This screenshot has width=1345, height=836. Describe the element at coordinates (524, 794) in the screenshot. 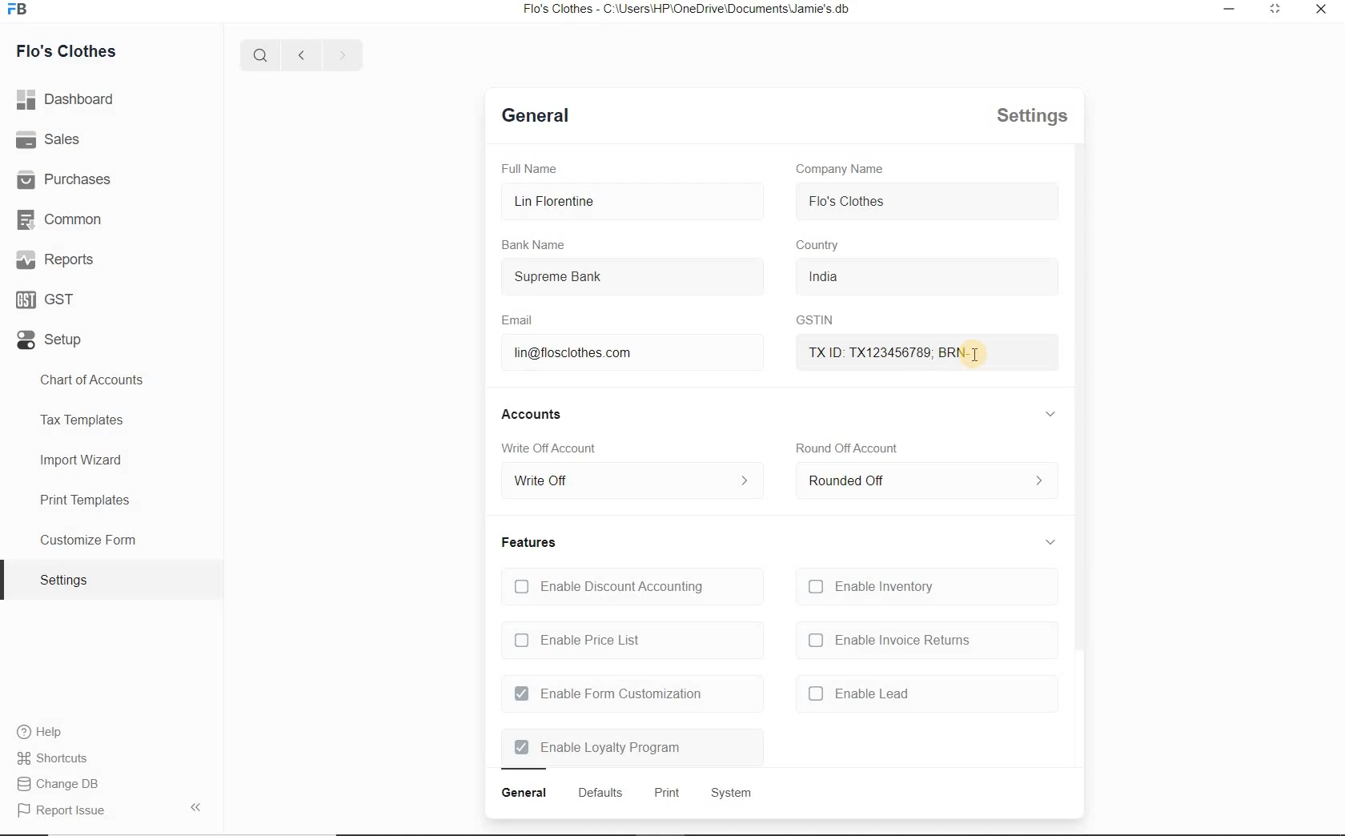

I see `general` at that location.